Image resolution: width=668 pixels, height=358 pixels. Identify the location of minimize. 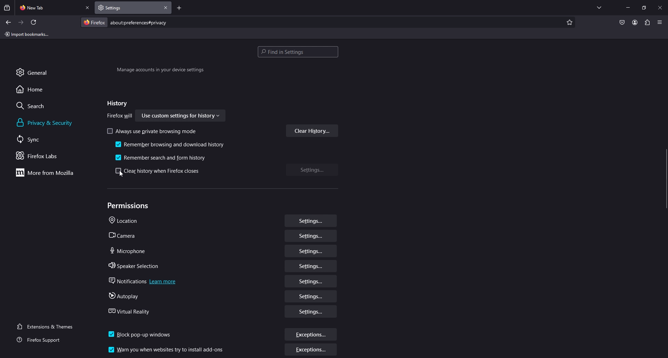
(628, 7).